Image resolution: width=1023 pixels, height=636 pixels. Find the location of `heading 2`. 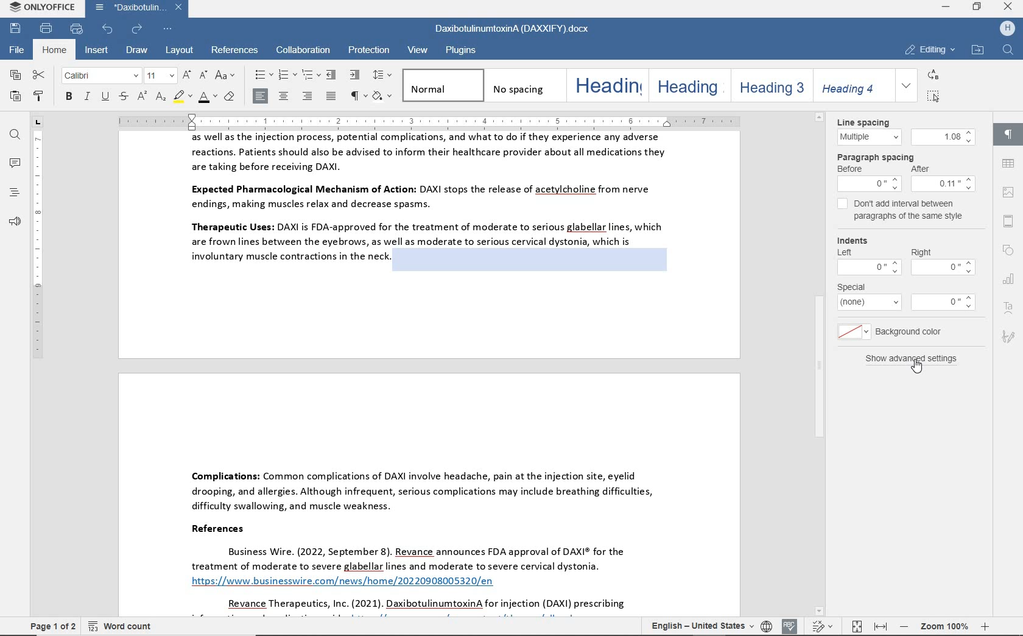

heading 2 is located at coordinates (687, 85).